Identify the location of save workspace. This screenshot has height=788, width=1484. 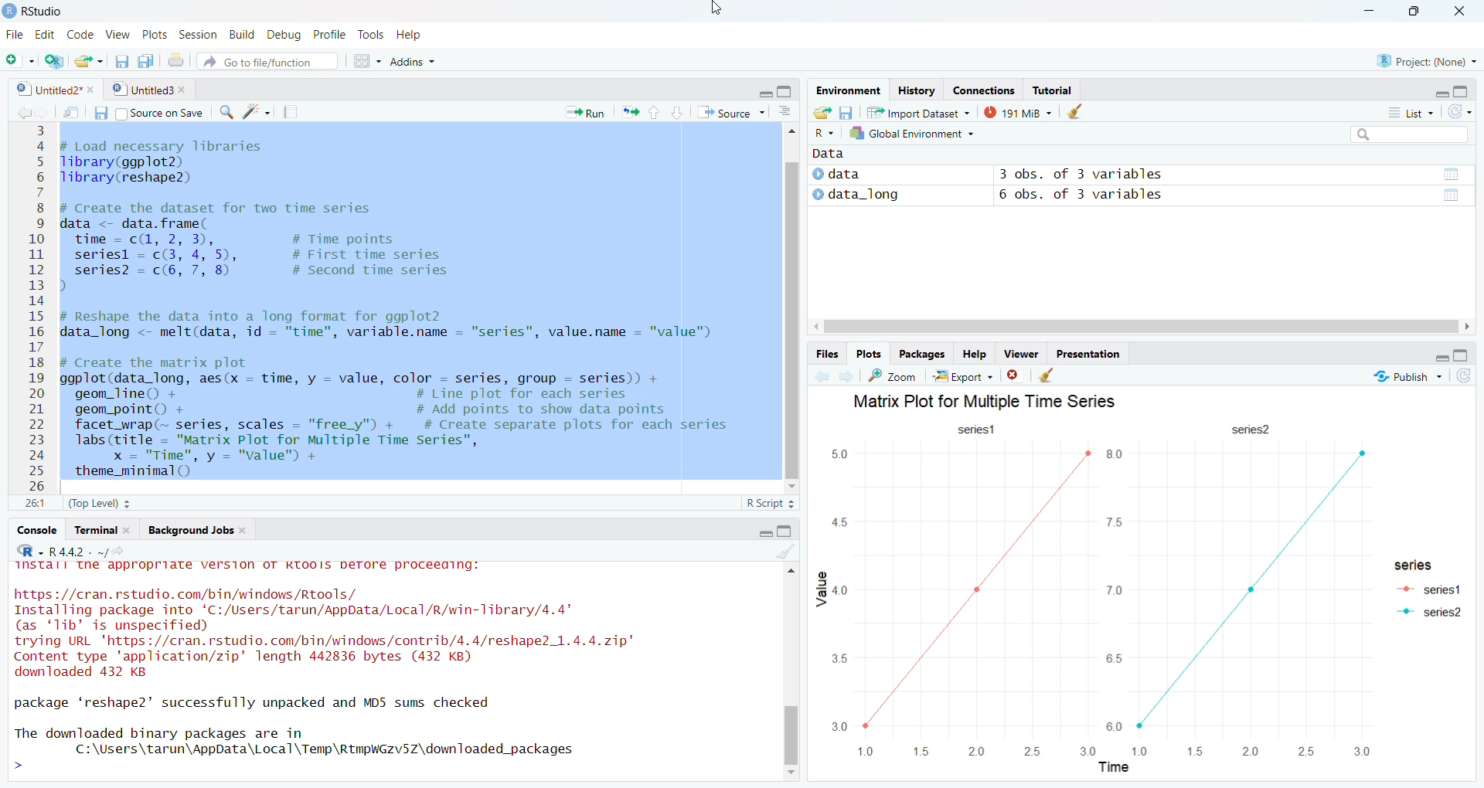
(846, 111).